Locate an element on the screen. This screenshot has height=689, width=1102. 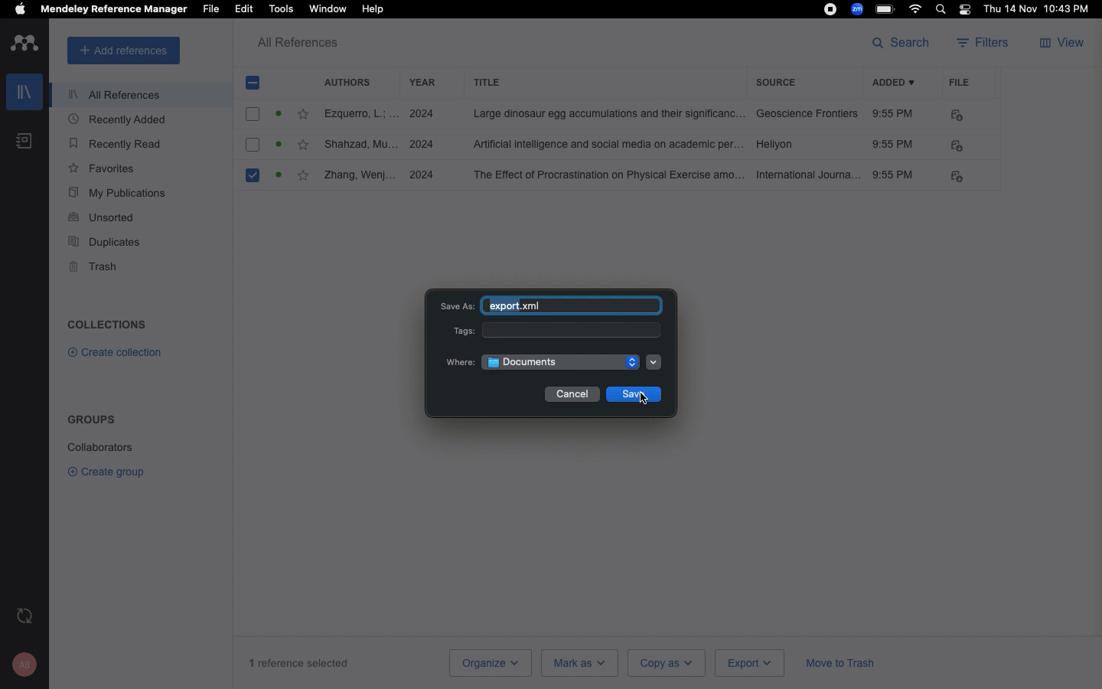
9:55PM is located at coordinates (892, 175).